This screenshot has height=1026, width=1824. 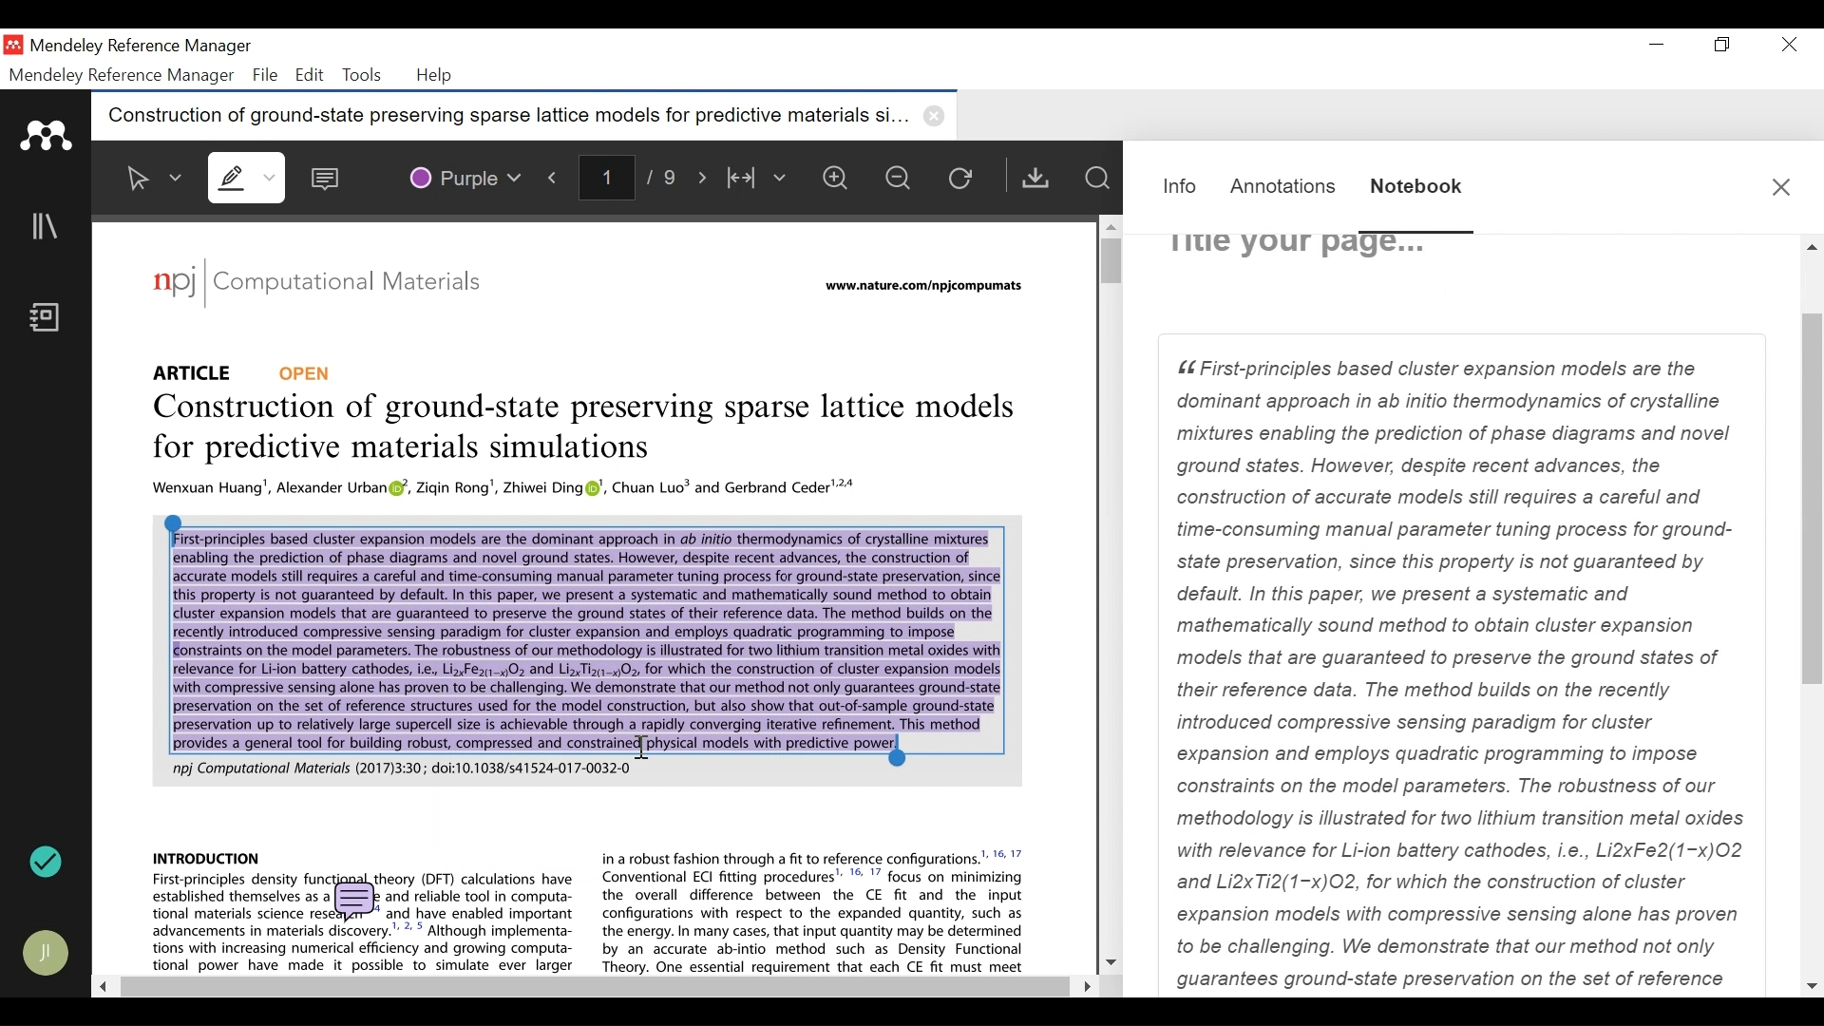 I want to click on logo, so click(x=174, y=281).